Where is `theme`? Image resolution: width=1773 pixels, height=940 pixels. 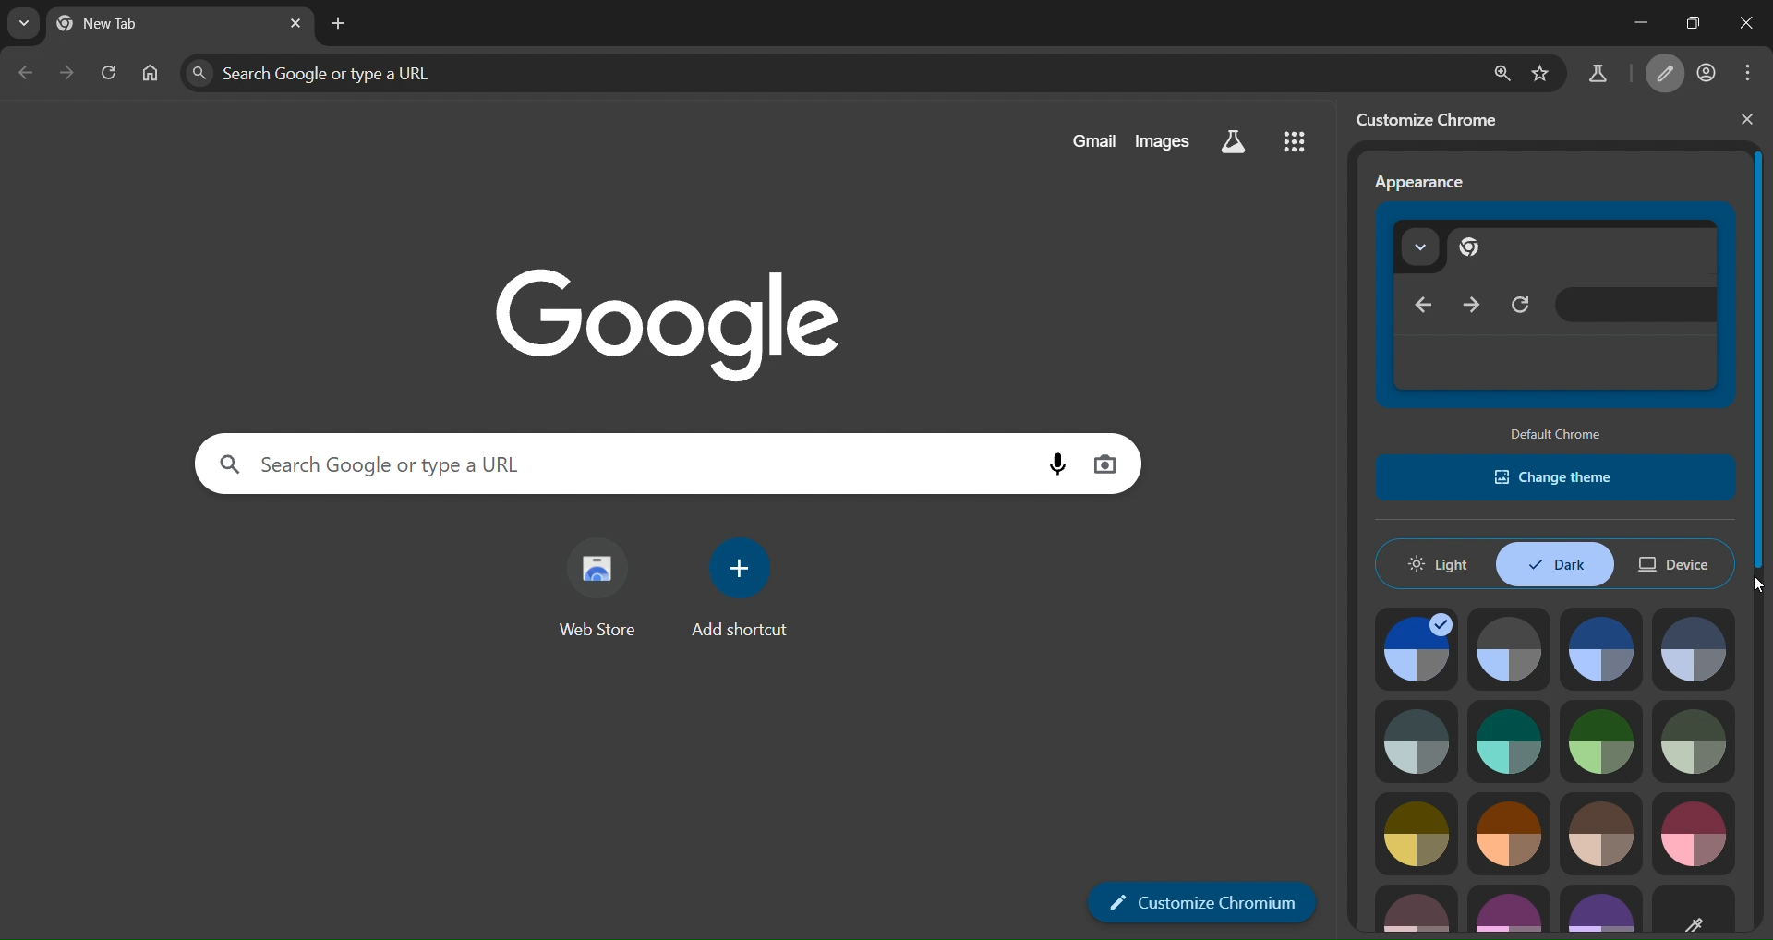 theme is located at coordinates (1415, 741).